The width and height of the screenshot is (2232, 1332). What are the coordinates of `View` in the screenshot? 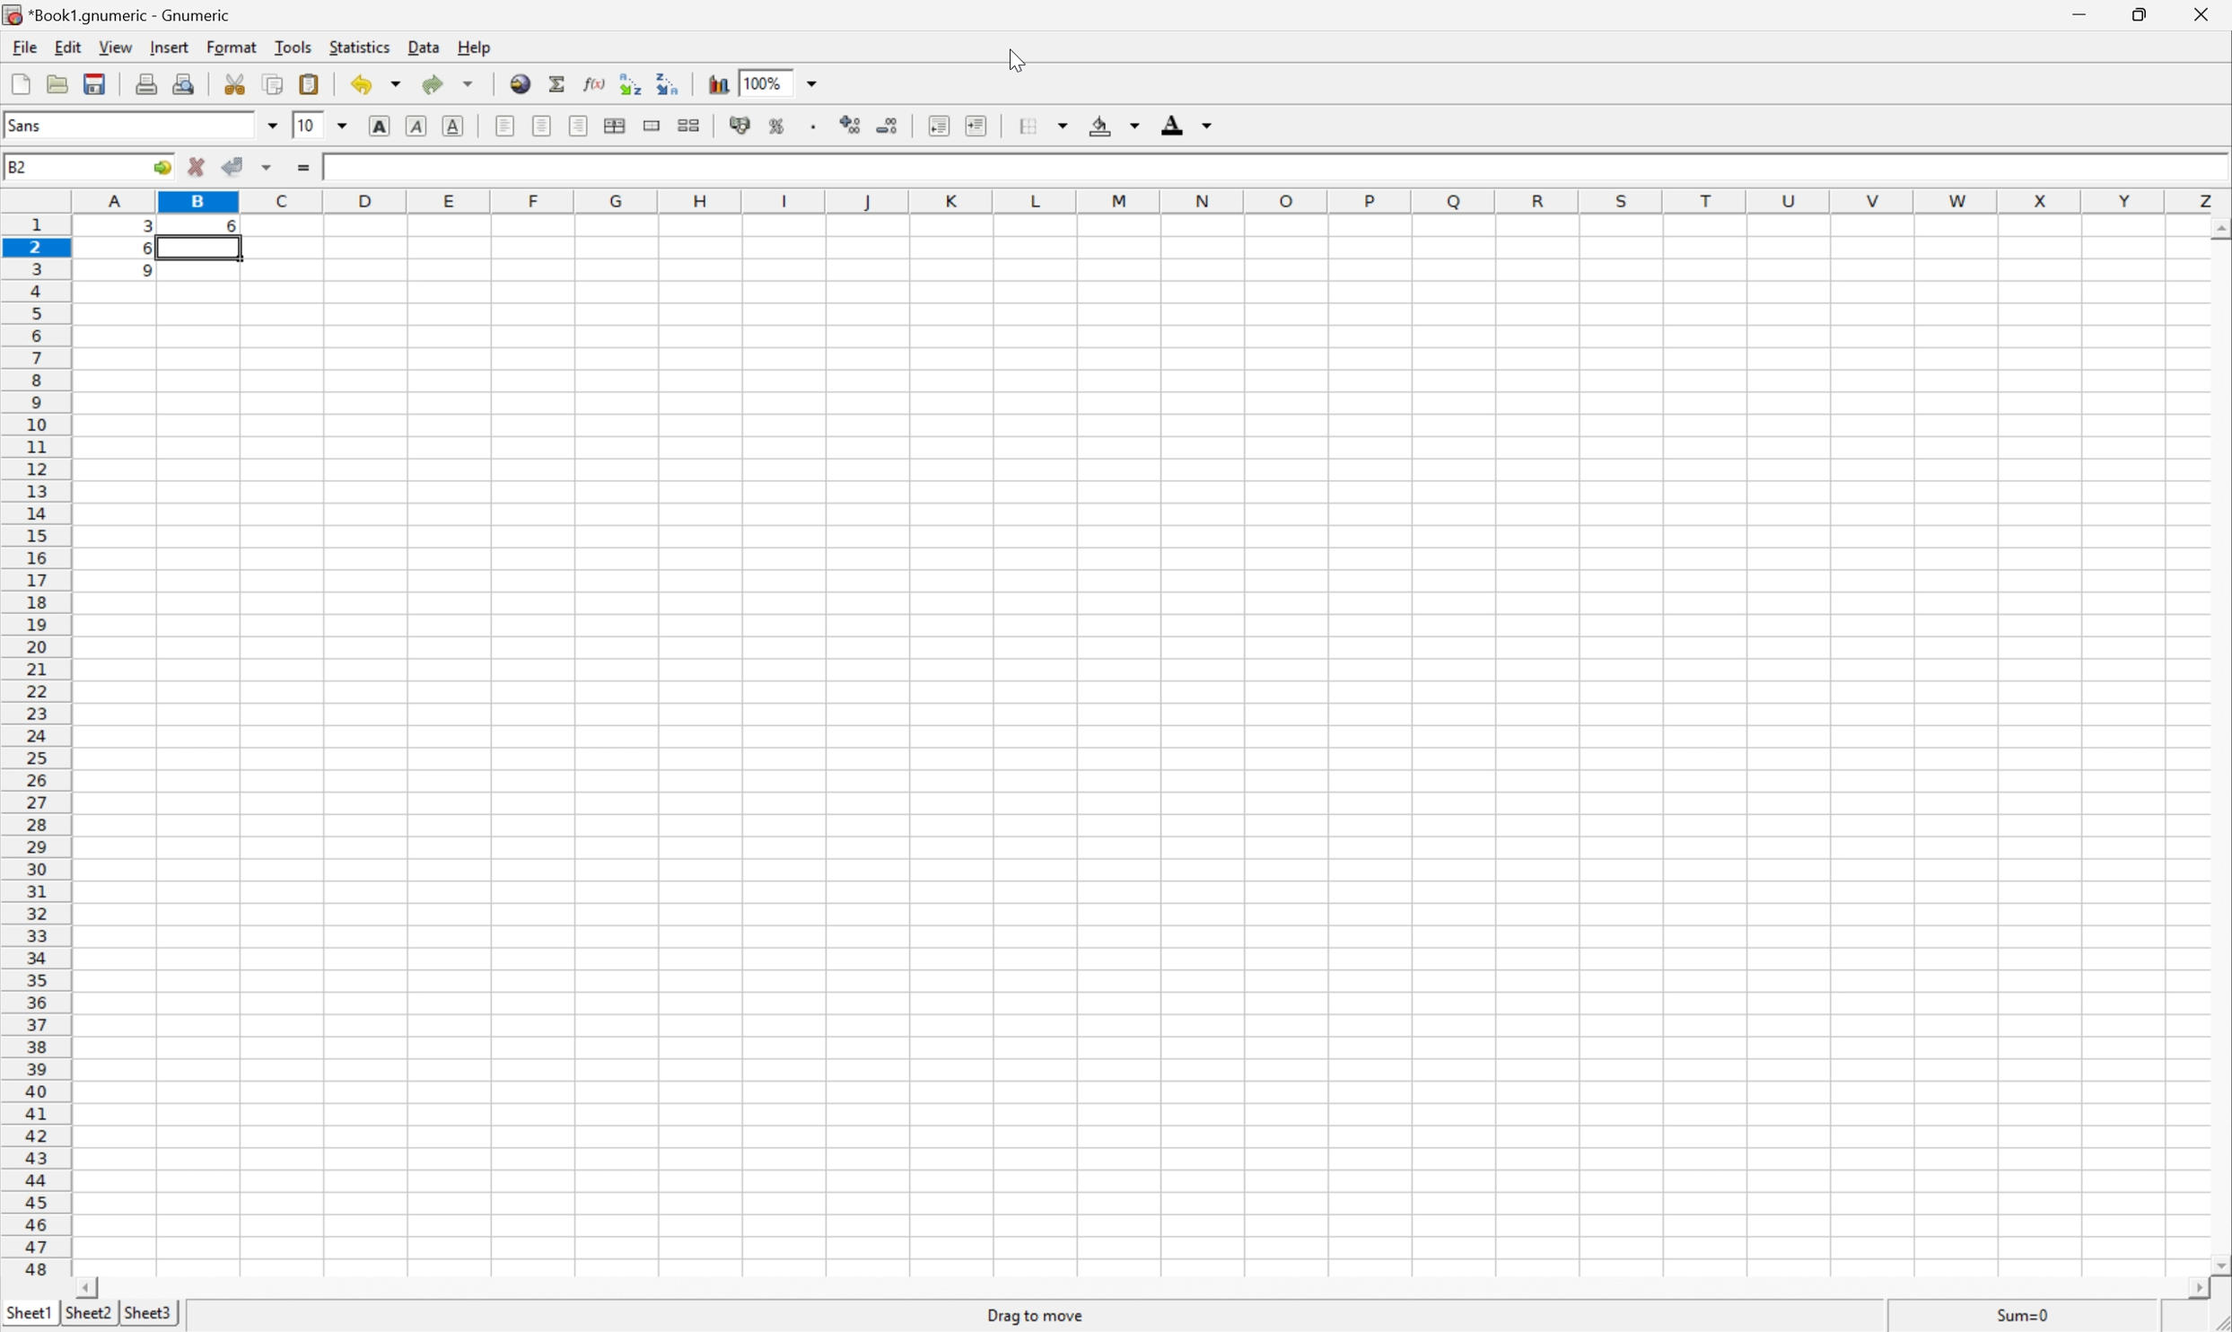 It's located at (113, 46).